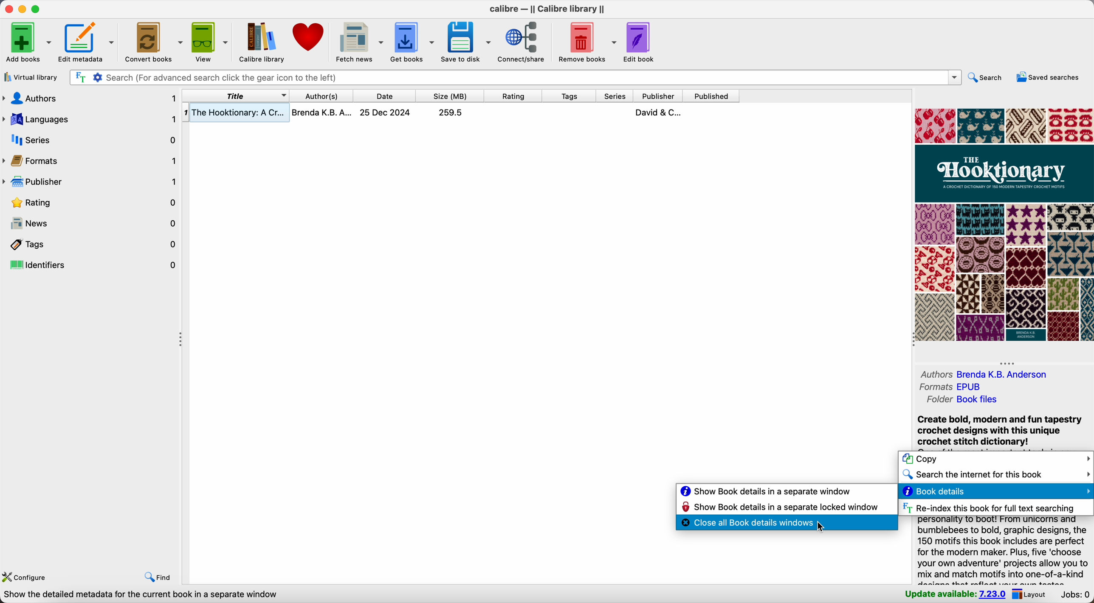 This screenshot has width=1094, height=603. What do you see at coordinates (451, 96) in the screenshot?
I see `size` at bounding box center [451, 96].